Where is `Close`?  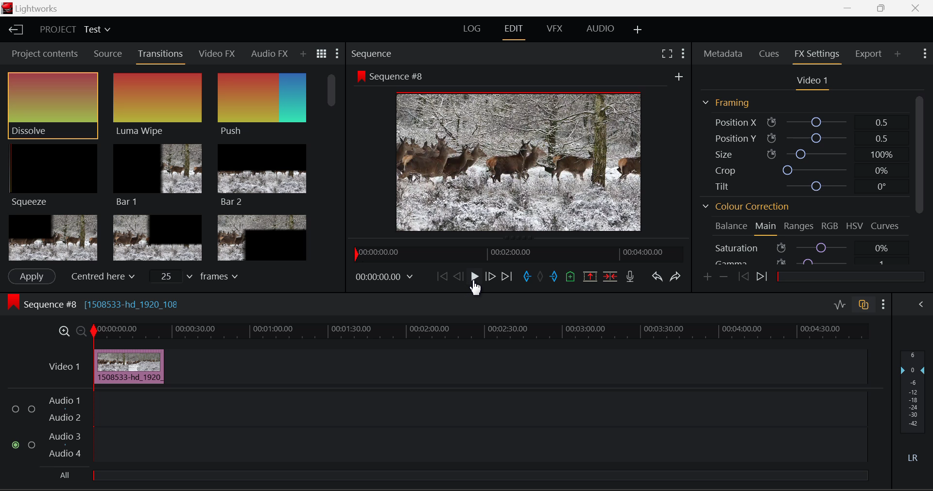 Close is located at coordinates (916, 8).